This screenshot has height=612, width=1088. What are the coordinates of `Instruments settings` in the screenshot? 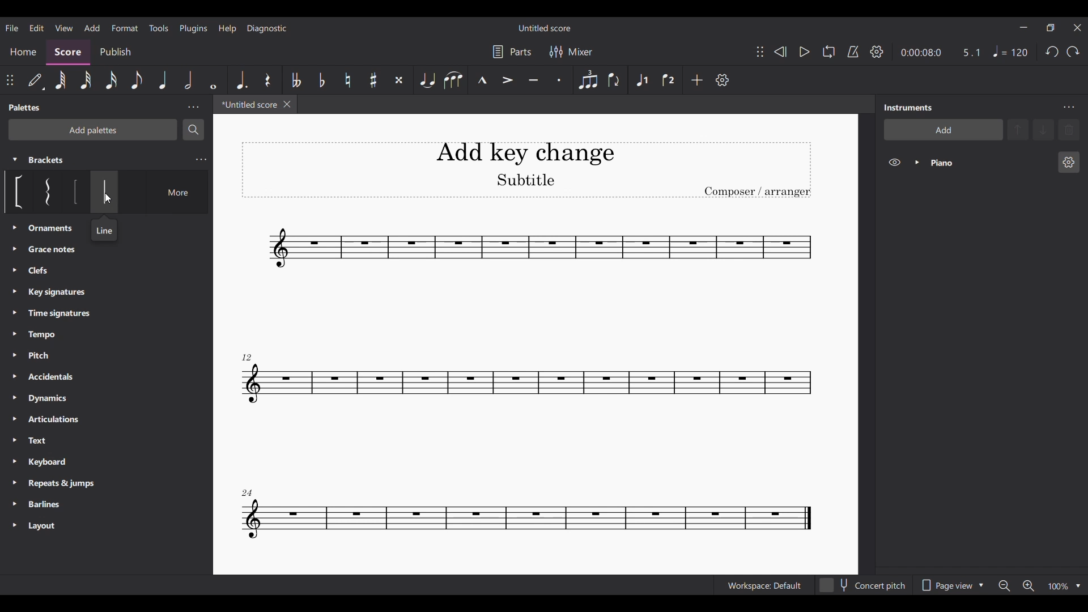 It's located at (1069, 107).